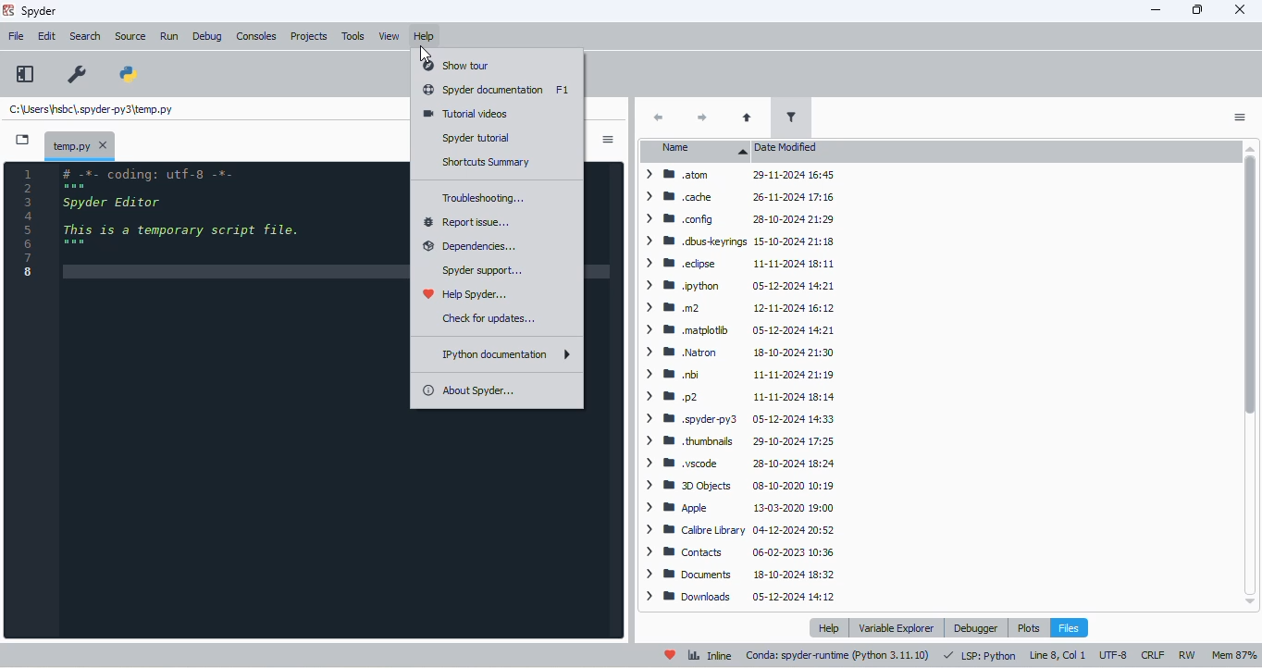  What do you see at coordinates (739, 419) in the screenshot?
I see `> WB spyder-py3 05-12-2024 14:33` at bounding box center [739, 419].